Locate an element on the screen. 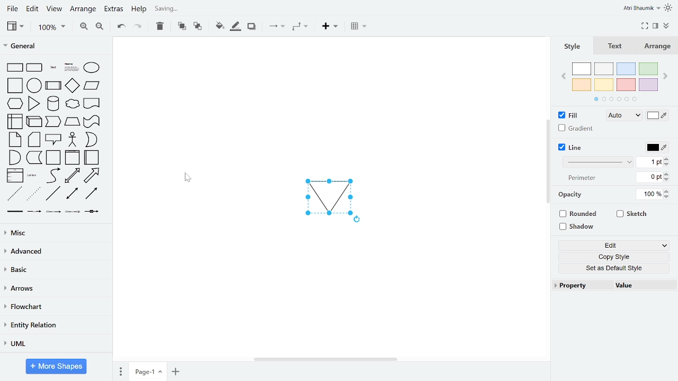 This screenshot has width=678, height=381. cloud is located at coordinates (72, 104).